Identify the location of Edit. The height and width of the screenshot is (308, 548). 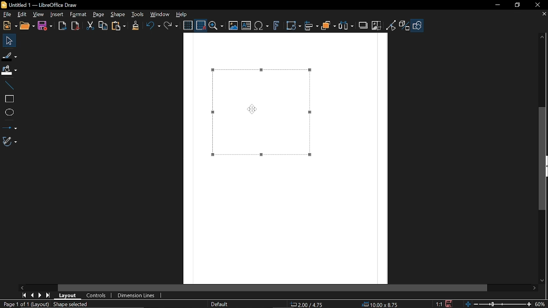
(23, 15).